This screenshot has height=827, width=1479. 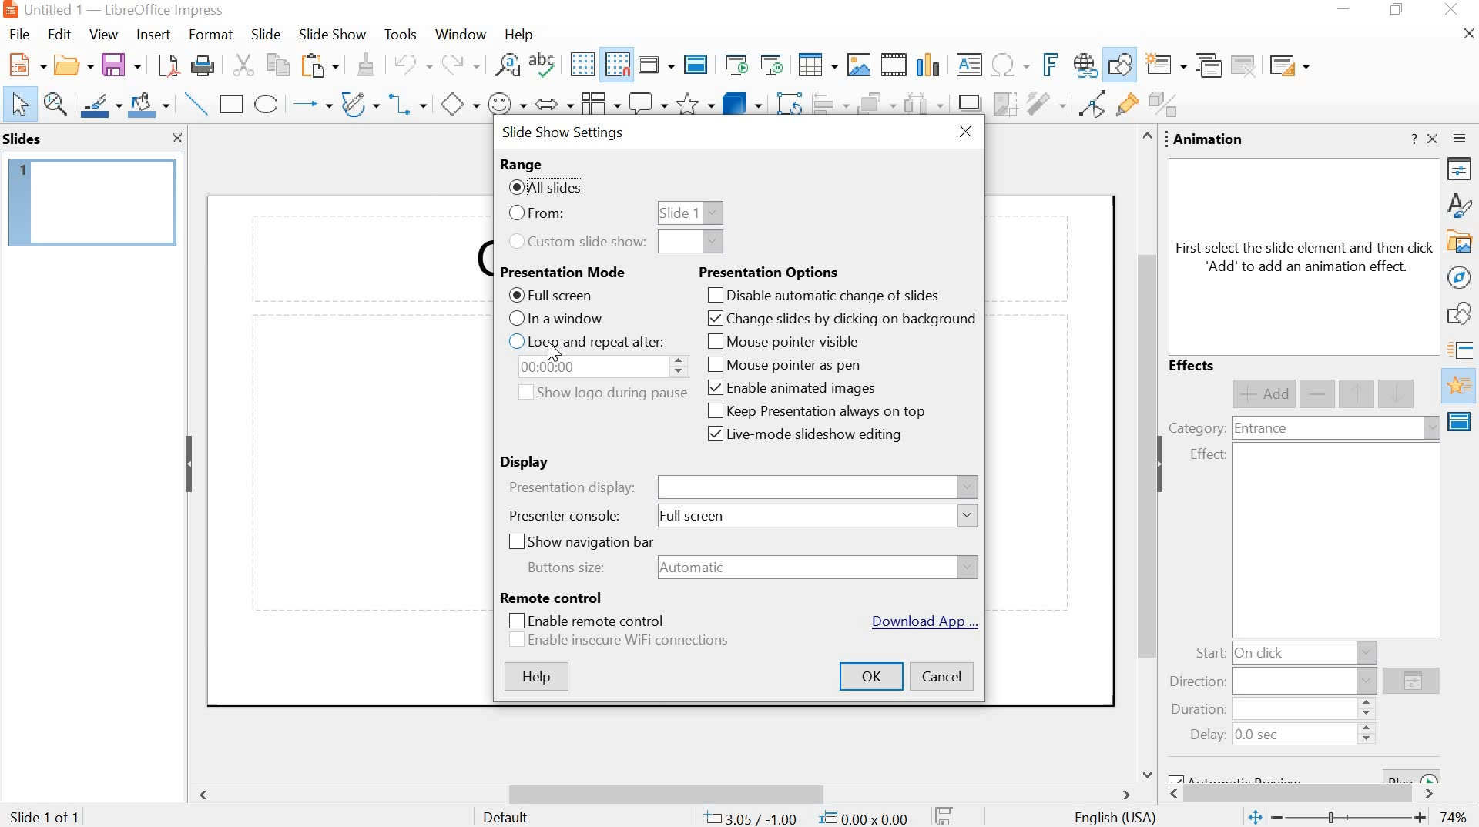 I want to click on mouse pointer visible, so click(x=779, y=341).